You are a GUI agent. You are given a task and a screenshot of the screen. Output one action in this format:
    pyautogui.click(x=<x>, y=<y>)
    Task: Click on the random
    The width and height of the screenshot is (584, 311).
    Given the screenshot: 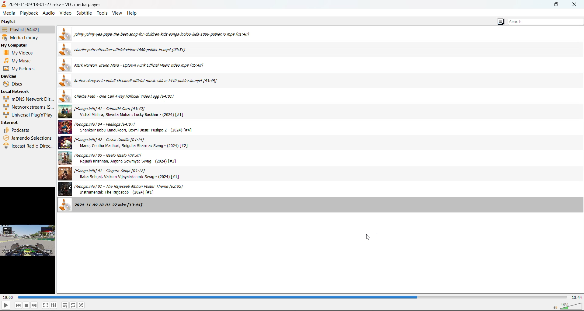 What is the action you would take?
    pyautogui.click(x=82, y=304)
    